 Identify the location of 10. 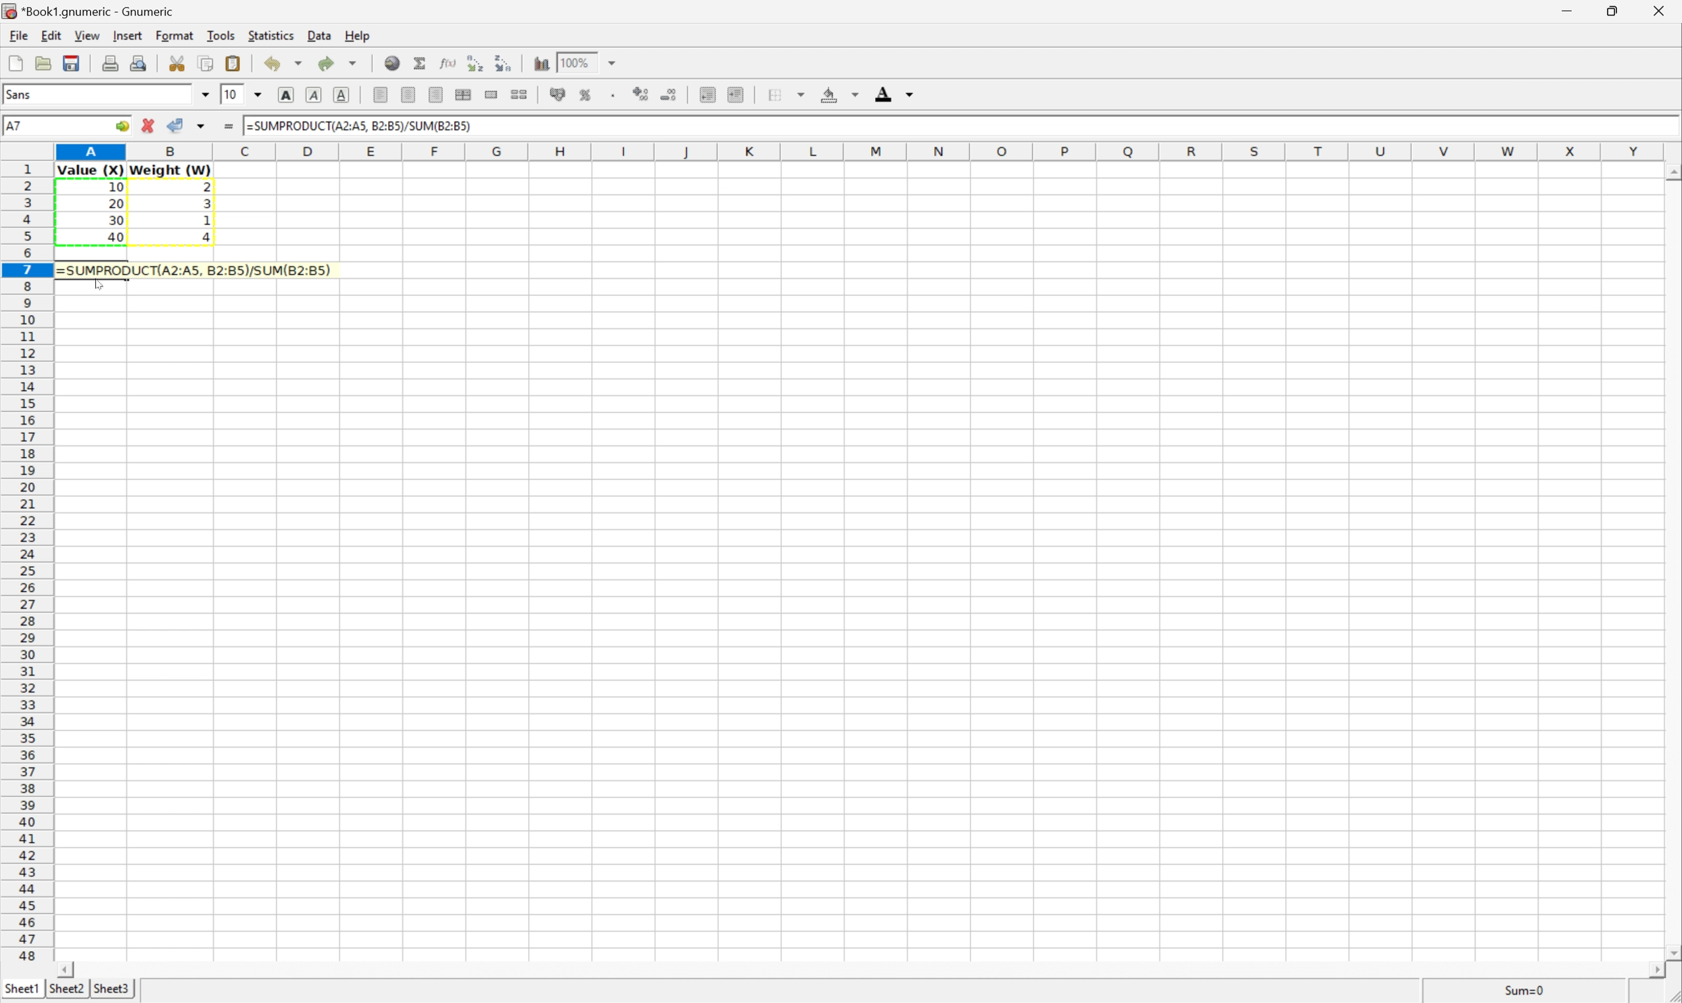
(231, 94).